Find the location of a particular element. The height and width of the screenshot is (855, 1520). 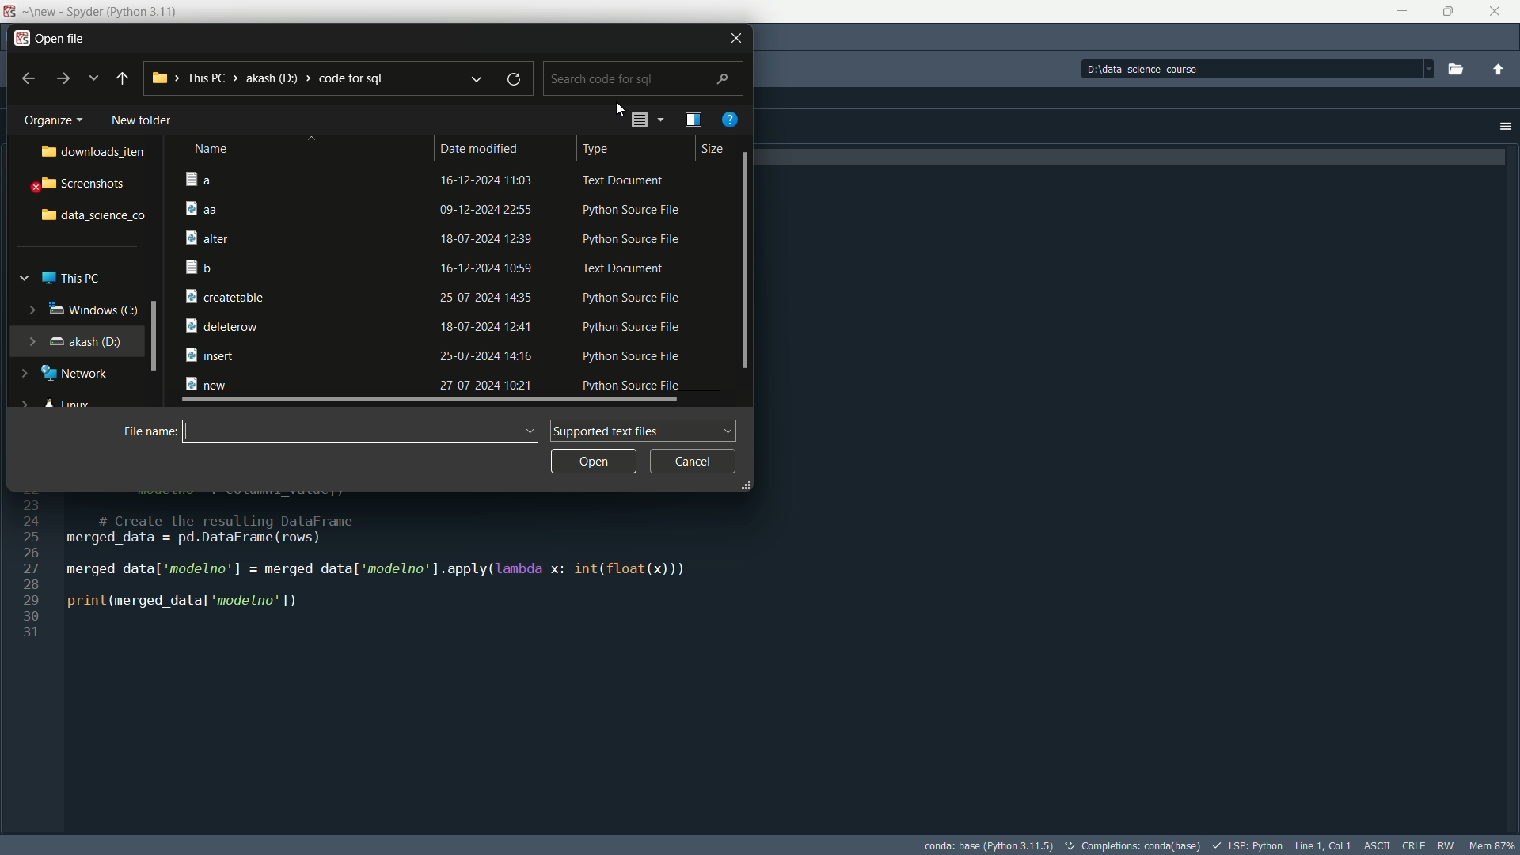

file encoding is located at coordinates (1380, 845).